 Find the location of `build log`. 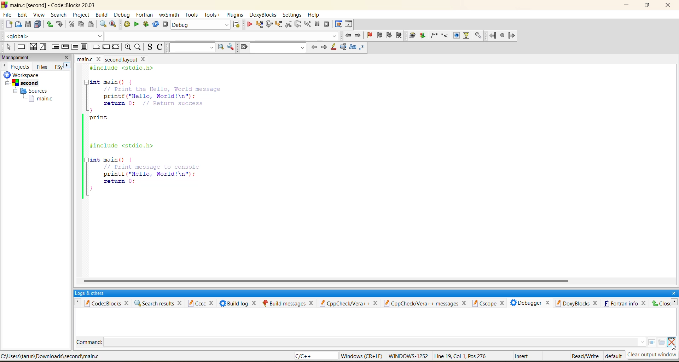

build log is located at coordinates (237, 303).